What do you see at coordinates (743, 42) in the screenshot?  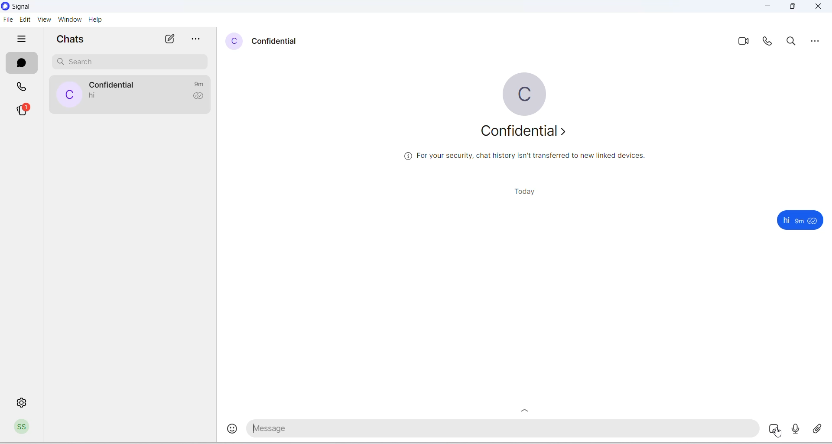 I see `video call` at bounding box center [743, 42].